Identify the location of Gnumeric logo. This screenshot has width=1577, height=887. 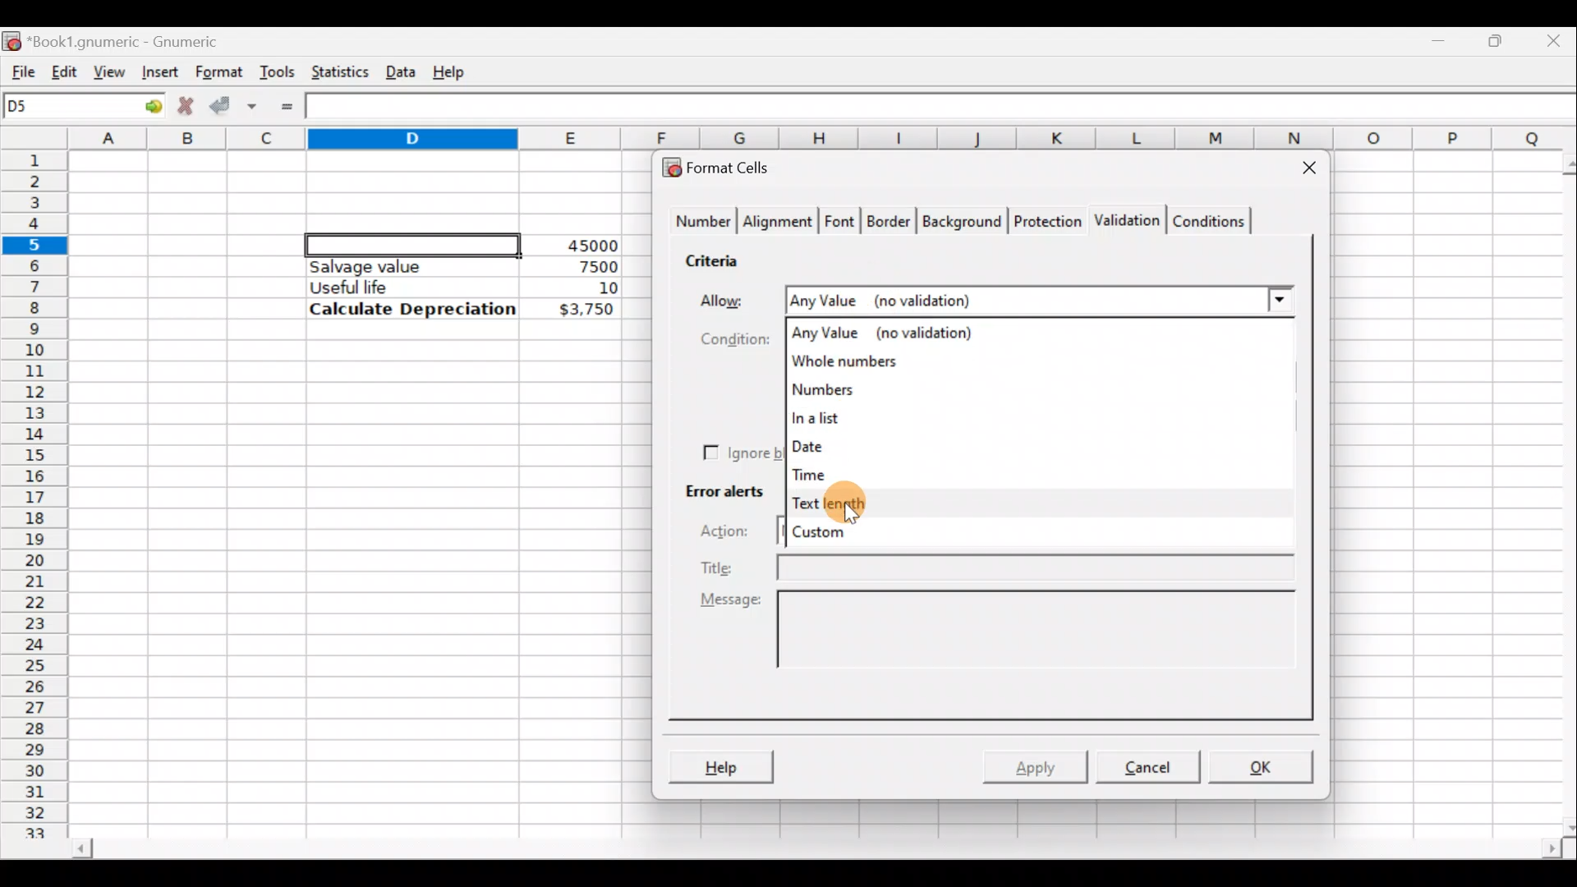
(11, 39).